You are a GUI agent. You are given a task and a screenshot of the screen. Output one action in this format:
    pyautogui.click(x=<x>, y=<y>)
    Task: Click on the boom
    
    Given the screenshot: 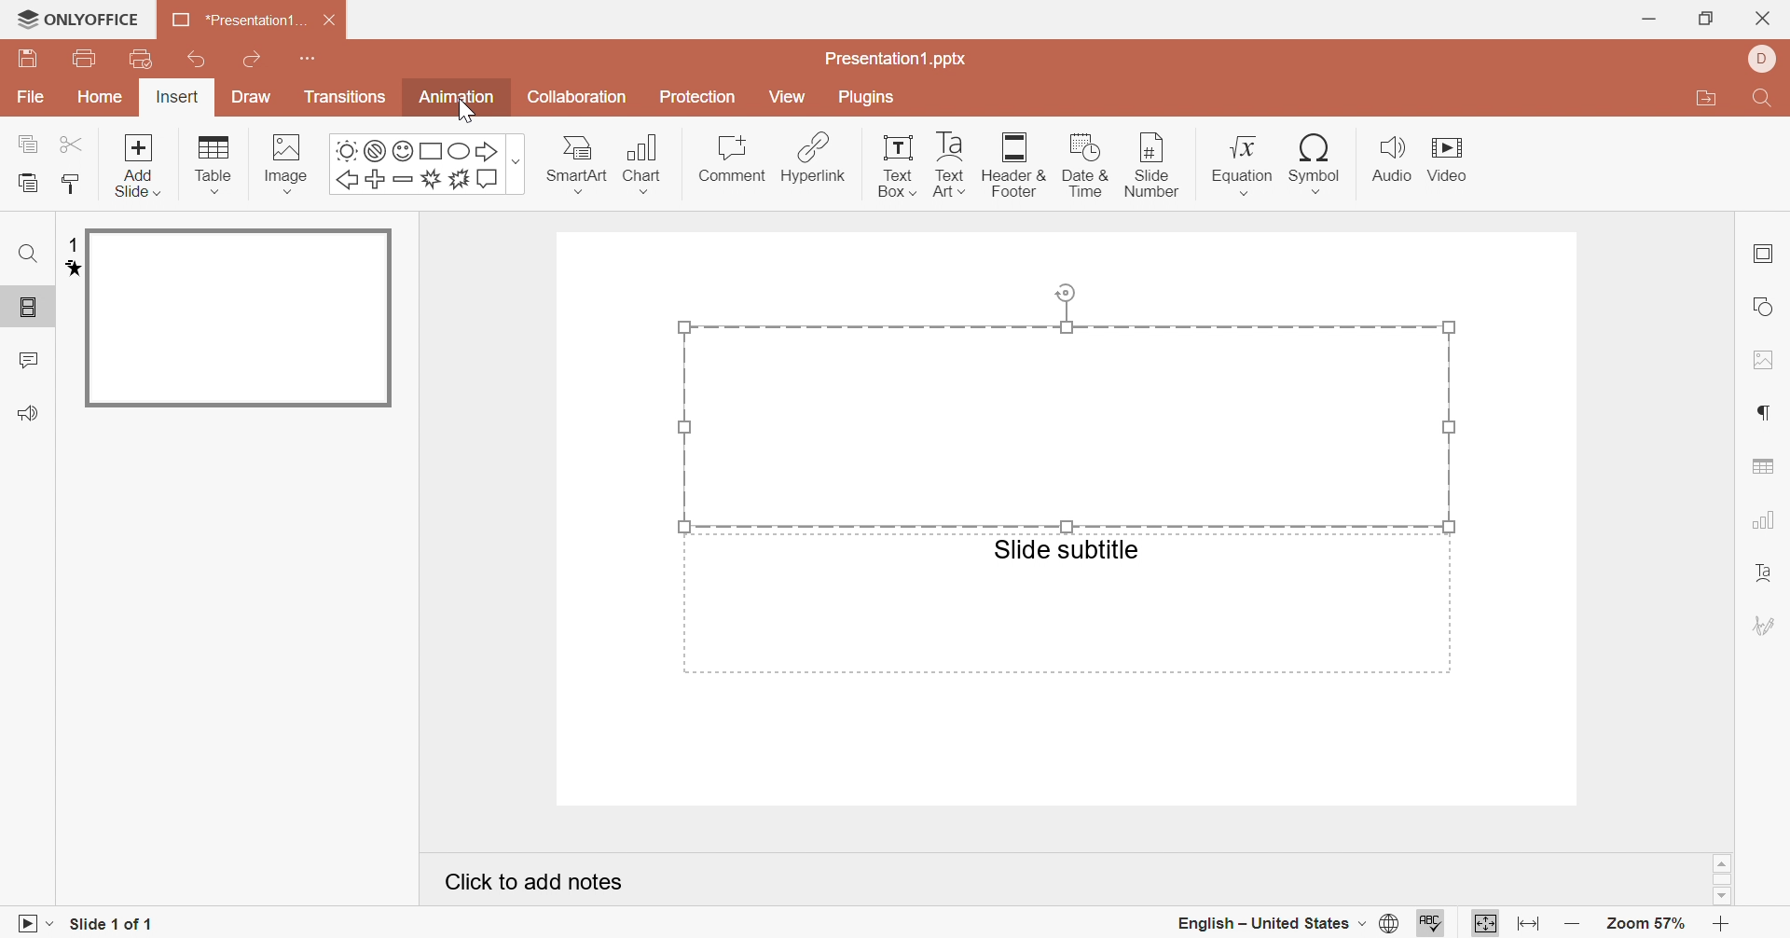 What is the action you would take?
    pyautogui.click(x=429, y=181)
    